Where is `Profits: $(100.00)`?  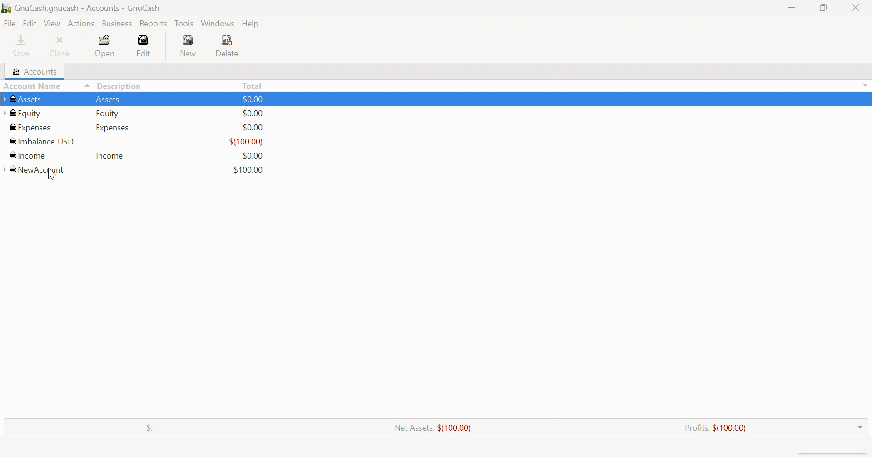
Profits: $(100.00) is located at coordinates (717, 427).